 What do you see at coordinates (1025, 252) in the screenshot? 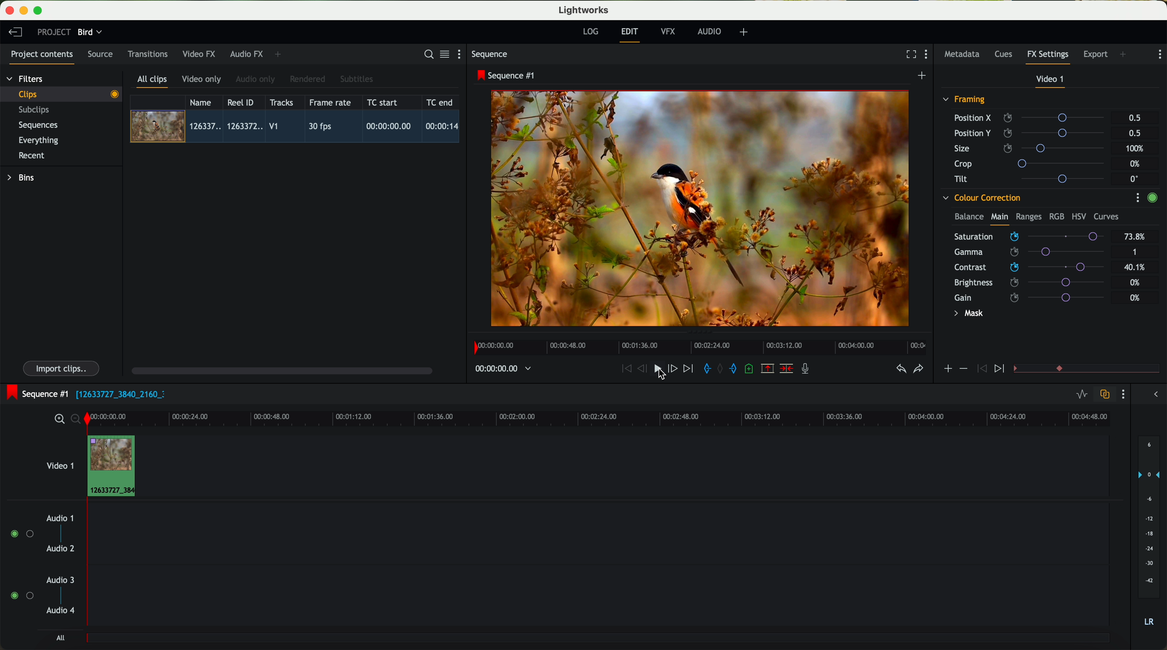
I see `click on saturation` at bounding box center [1025, 252].